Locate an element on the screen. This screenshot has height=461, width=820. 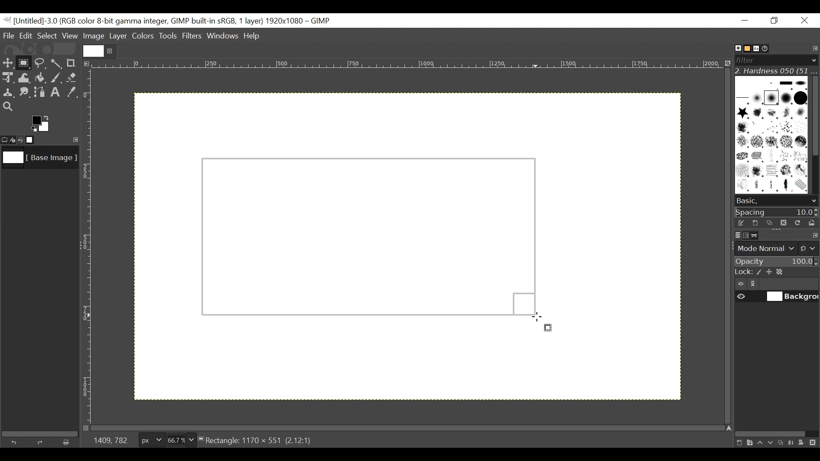
scroll down is located at coordinates (814, 201).